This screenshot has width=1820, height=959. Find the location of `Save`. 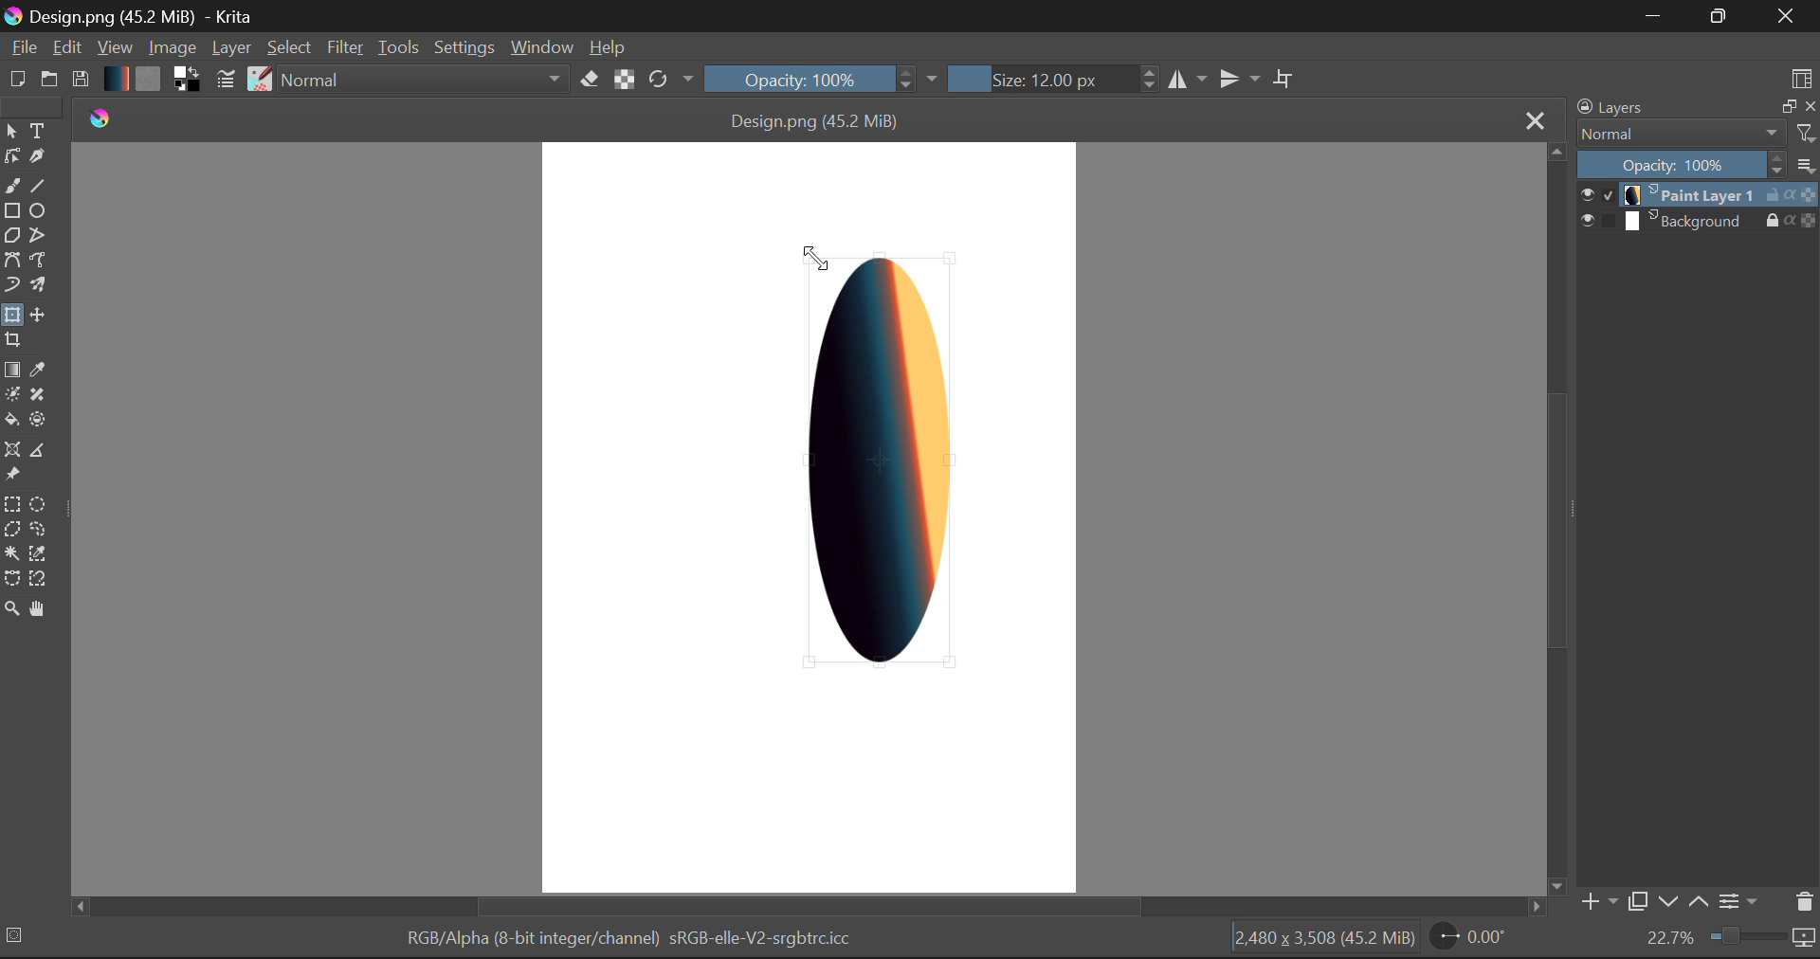

Save is located at coordinates (80, 80).